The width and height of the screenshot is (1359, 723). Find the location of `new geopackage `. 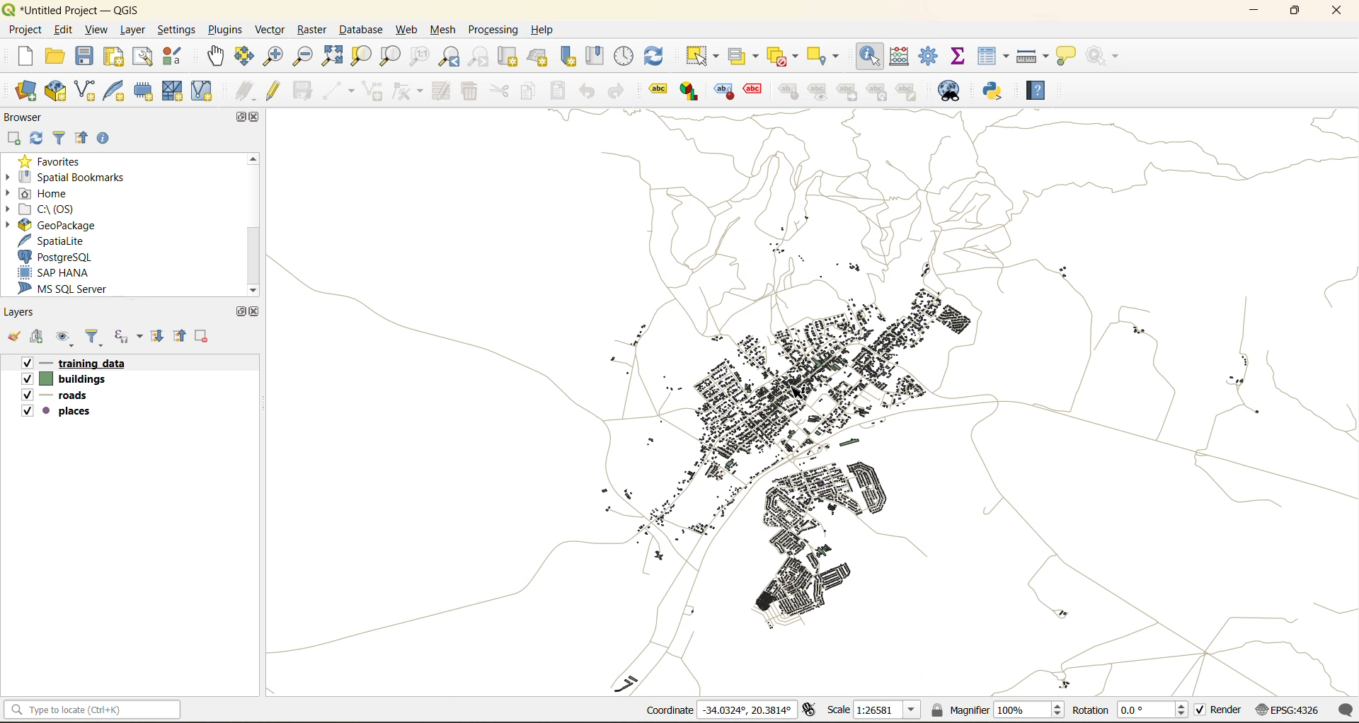

new geopackage  is located at coordinates (56, 92).